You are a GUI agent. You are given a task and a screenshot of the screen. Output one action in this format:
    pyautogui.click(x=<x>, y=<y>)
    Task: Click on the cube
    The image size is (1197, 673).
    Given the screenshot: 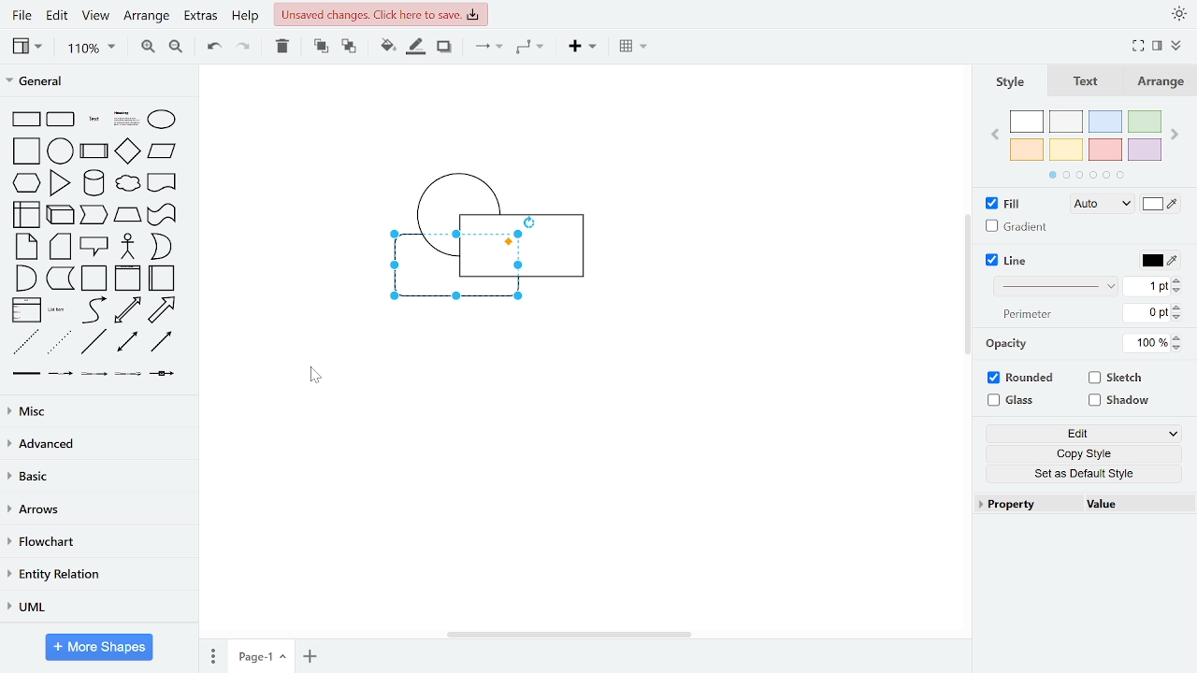 What is the action you would take?
    pyautogui.click(x=62, y=216)
    